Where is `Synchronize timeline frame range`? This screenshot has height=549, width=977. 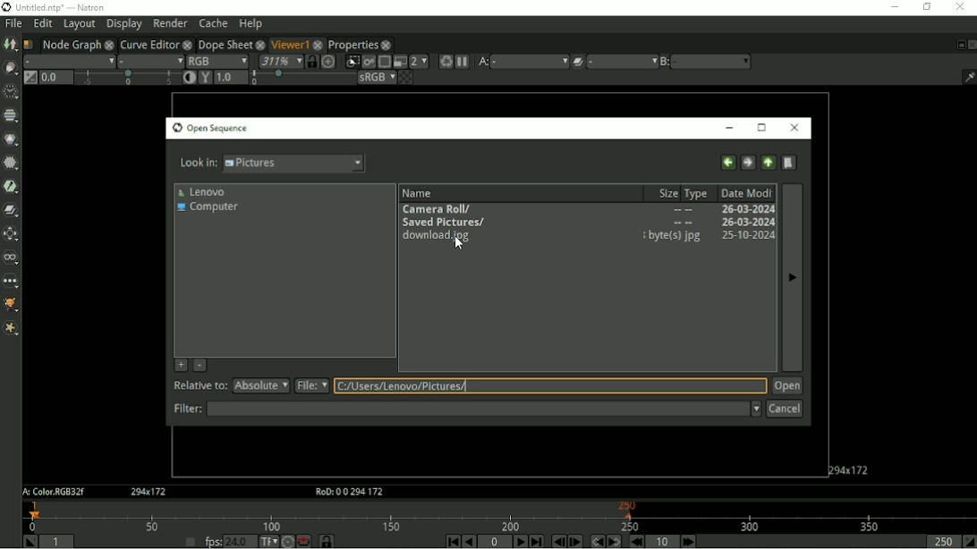
Synchronize timeline frame range is located at coordinates (326, 541).